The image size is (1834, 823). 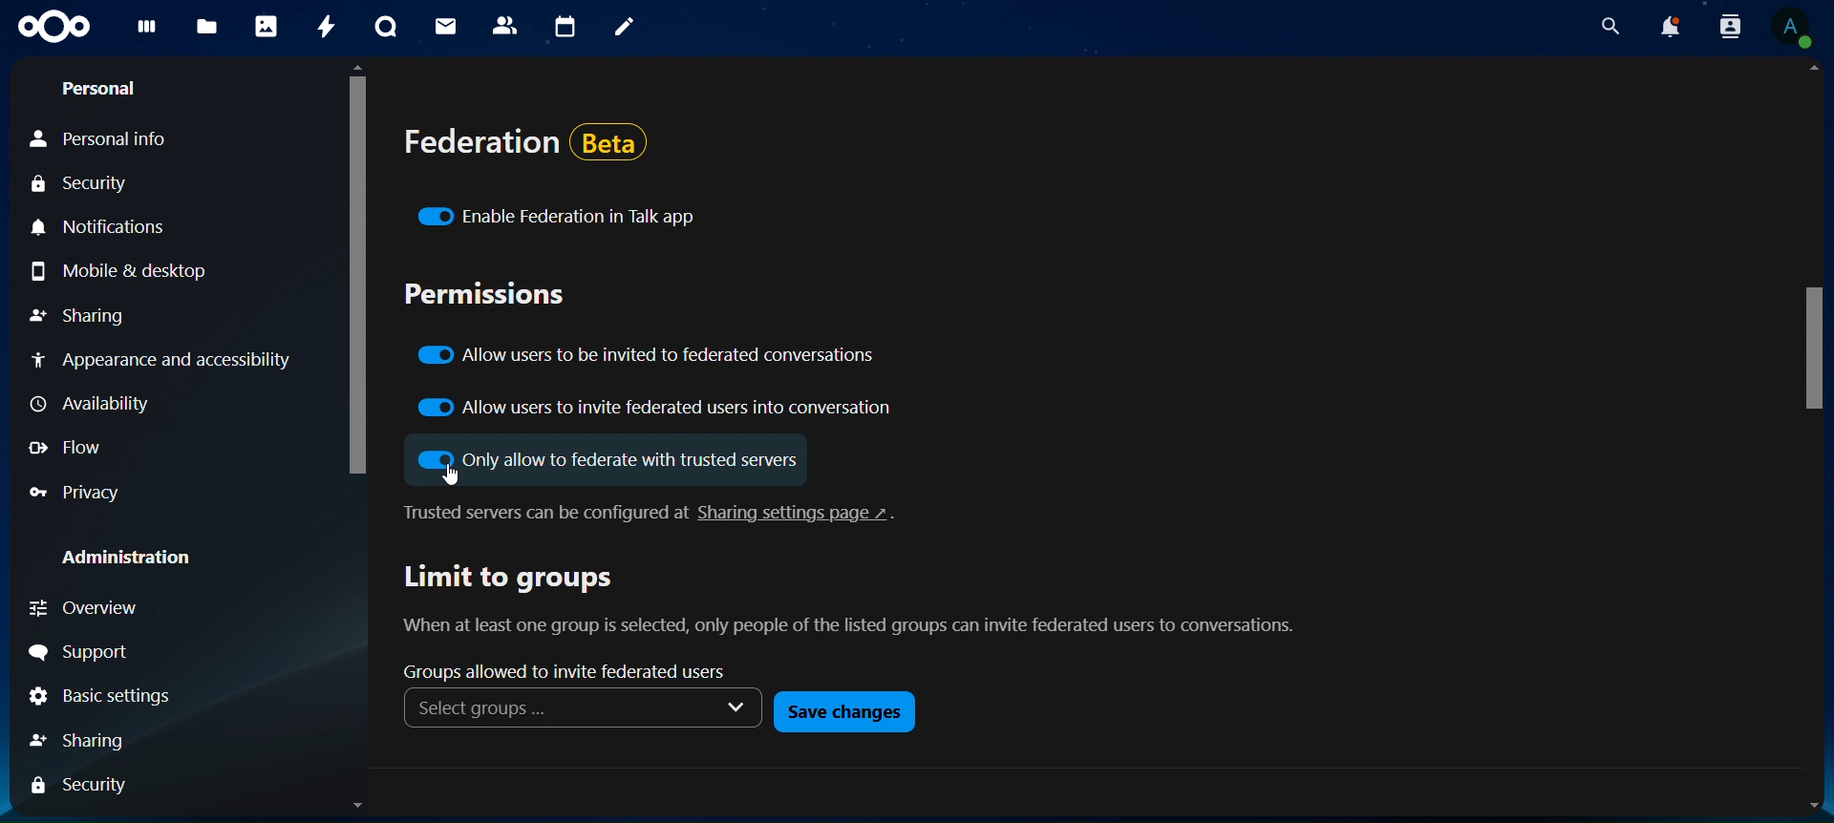 What do you see at coordinates (363, 272) in the screenshot?
I see `scroll bar` at bounding box center [363, 272].